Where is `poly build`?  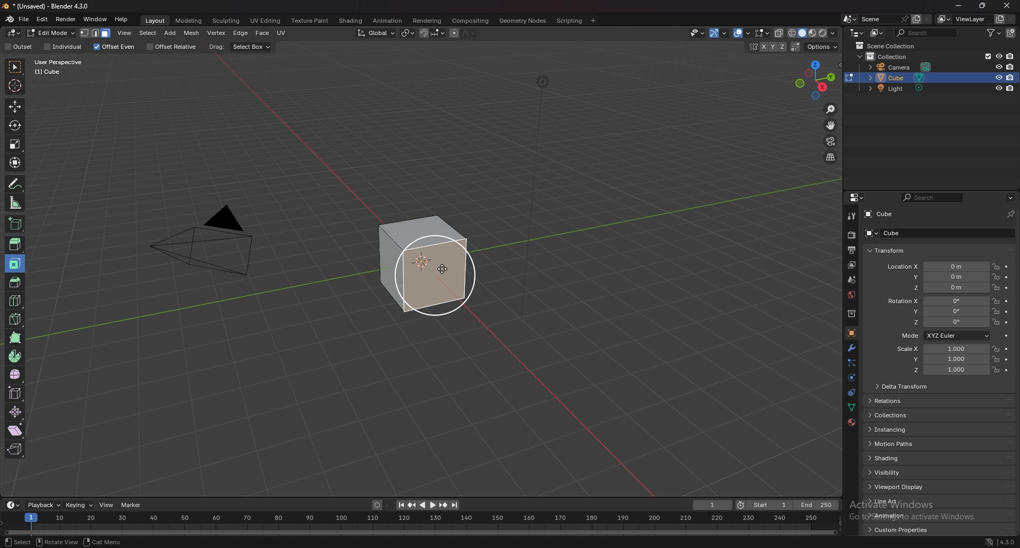 poly build is located at coordinates (16, 338).